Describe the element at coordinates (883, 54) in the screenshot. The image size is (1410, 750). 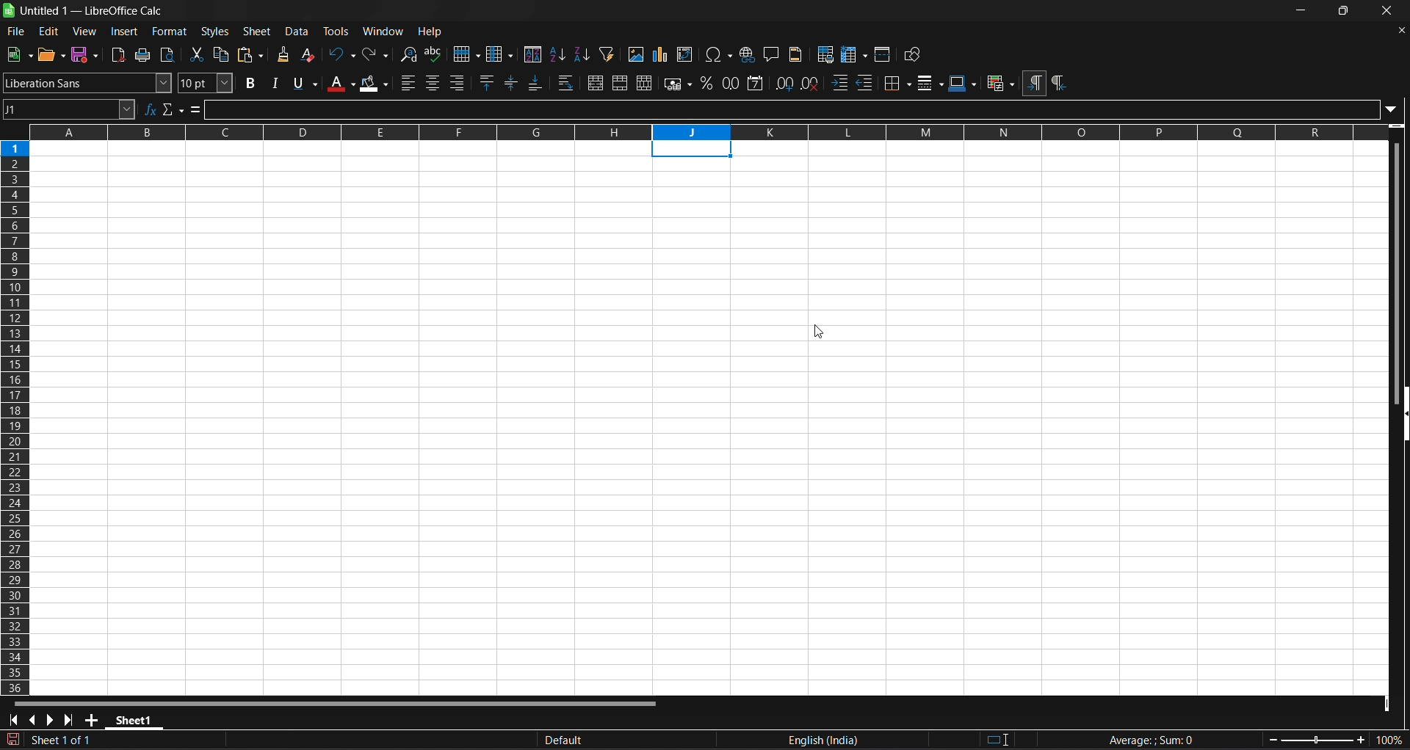
I see `split window` at that location.